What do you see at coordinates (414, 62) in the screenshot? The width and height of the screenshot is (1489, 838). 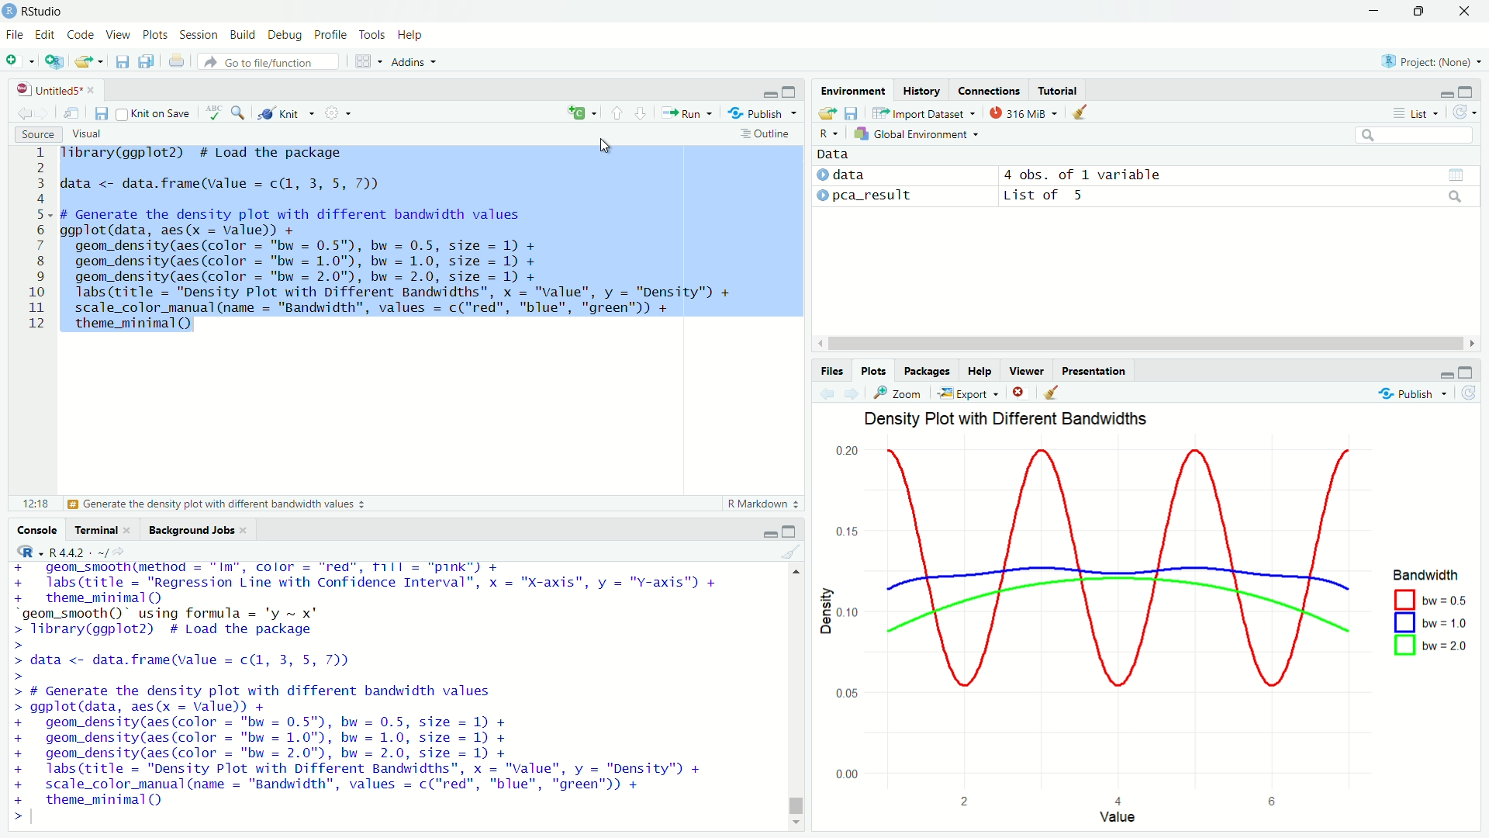 I see `Addins` at bounding box center [414, 62].